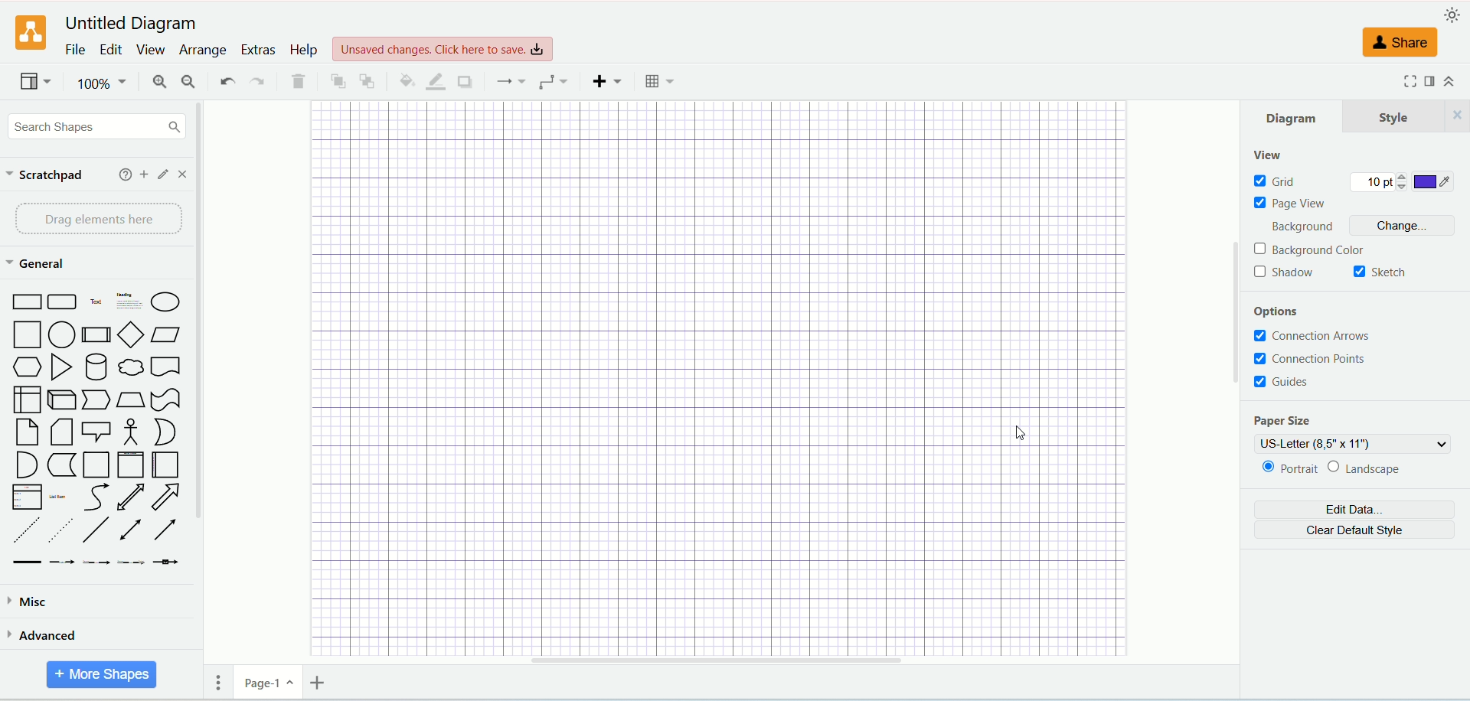  I want to click on Dotted Line, so click(63, 532).